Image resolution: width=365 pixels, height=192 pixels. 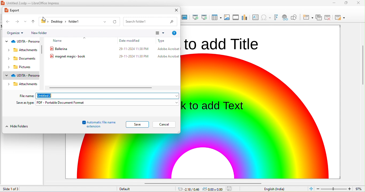 I want to click on minimize, so click(x=346, y=3).